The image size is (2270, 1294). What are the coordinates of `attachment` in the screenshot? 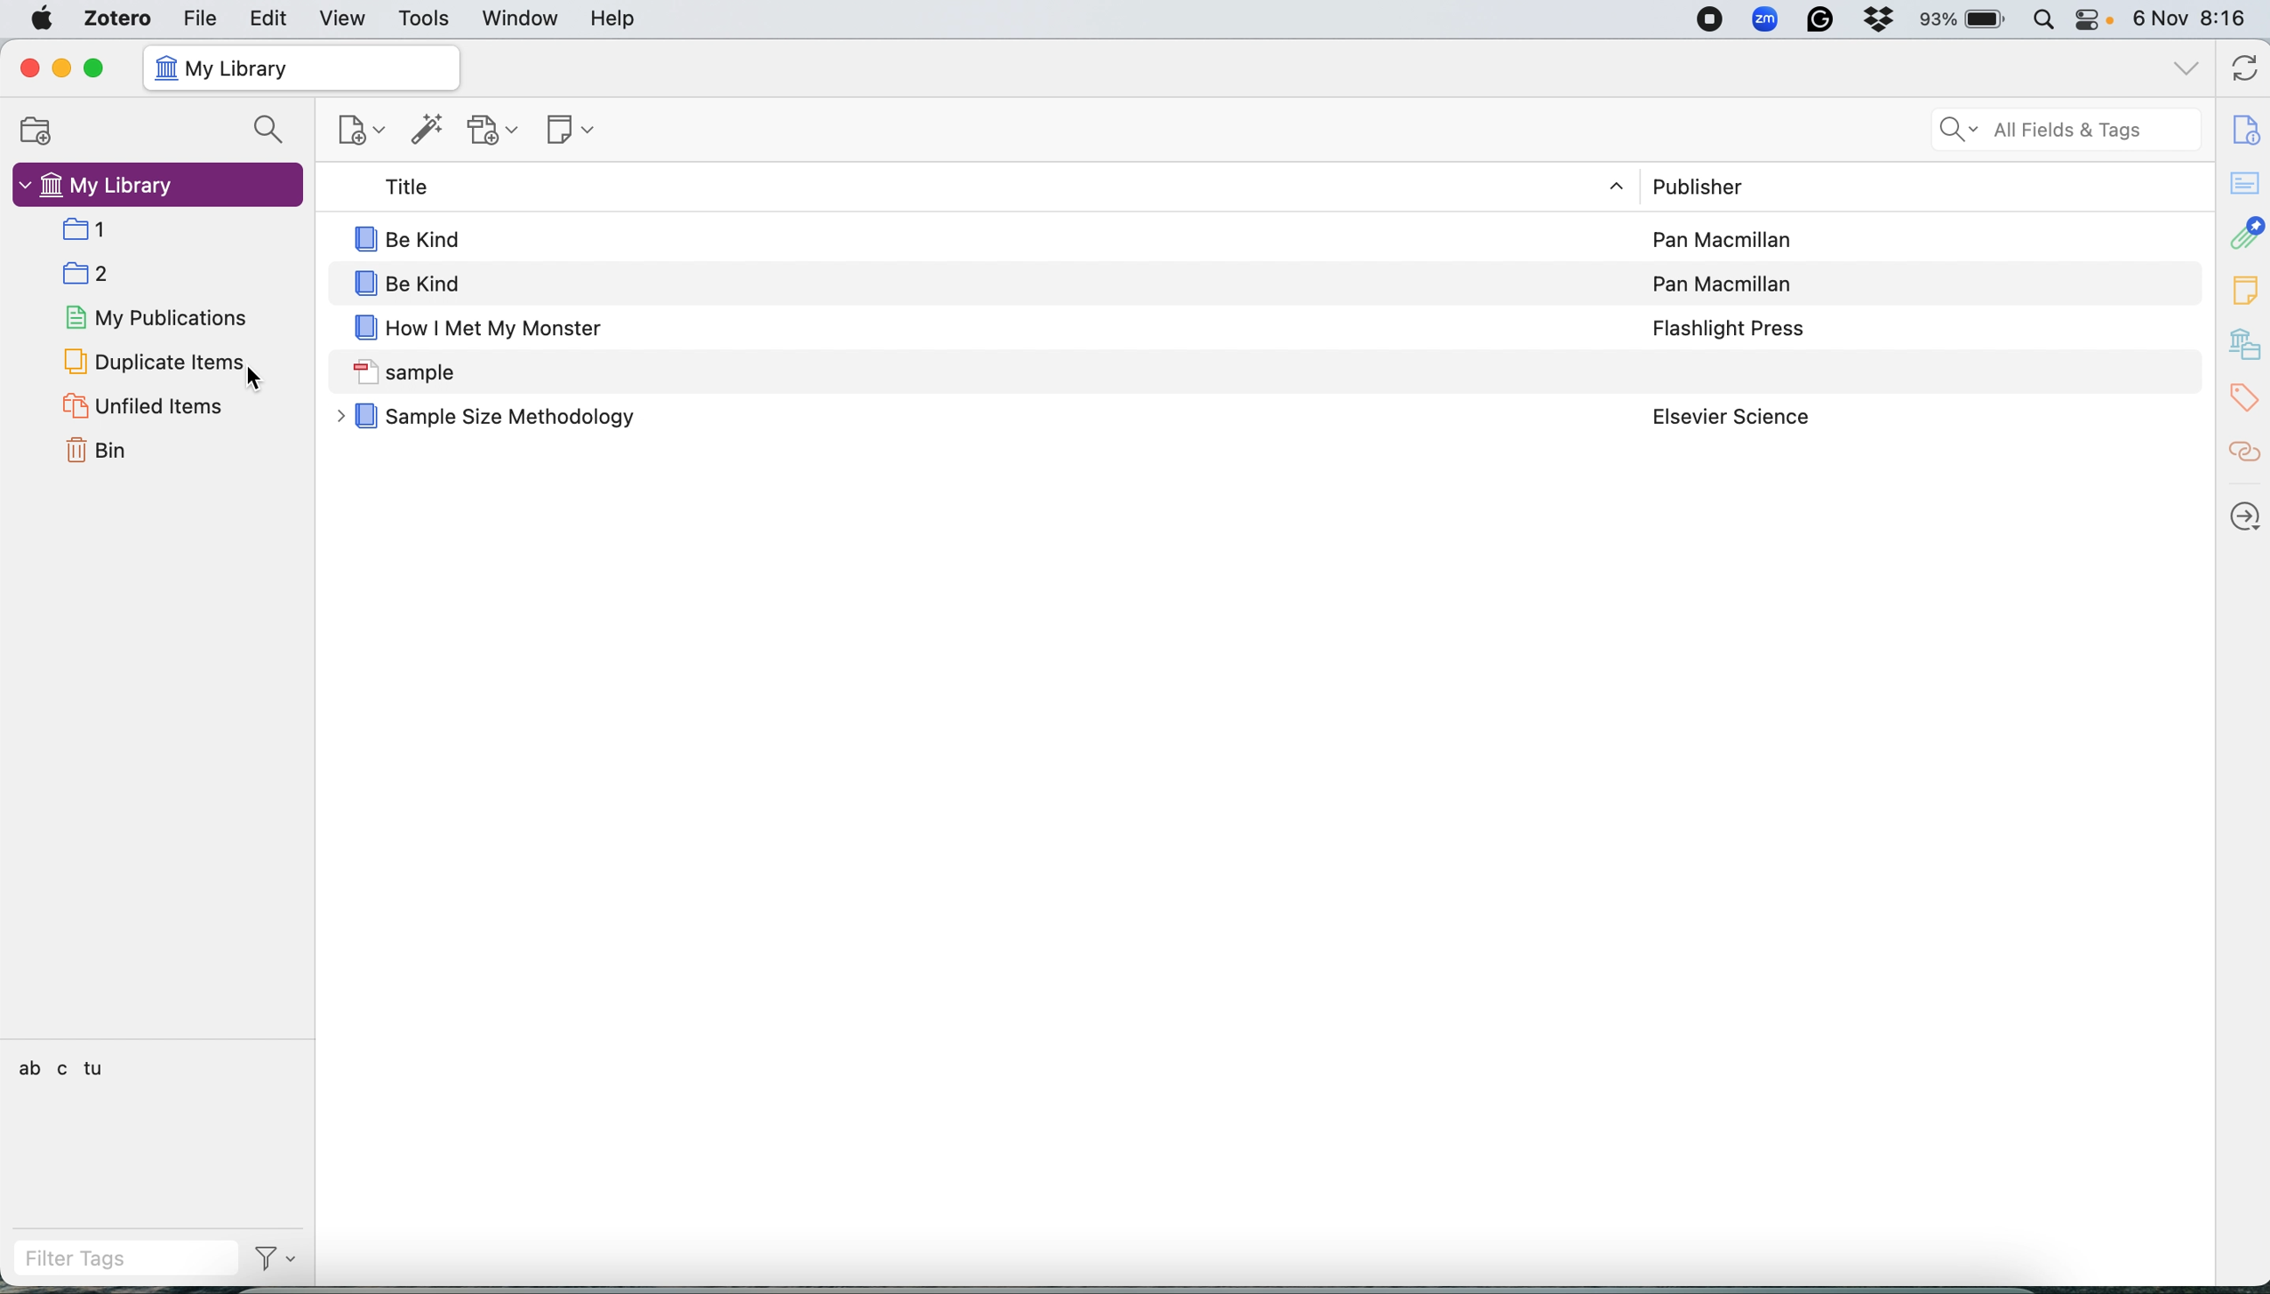 It's located at (2244, 234).